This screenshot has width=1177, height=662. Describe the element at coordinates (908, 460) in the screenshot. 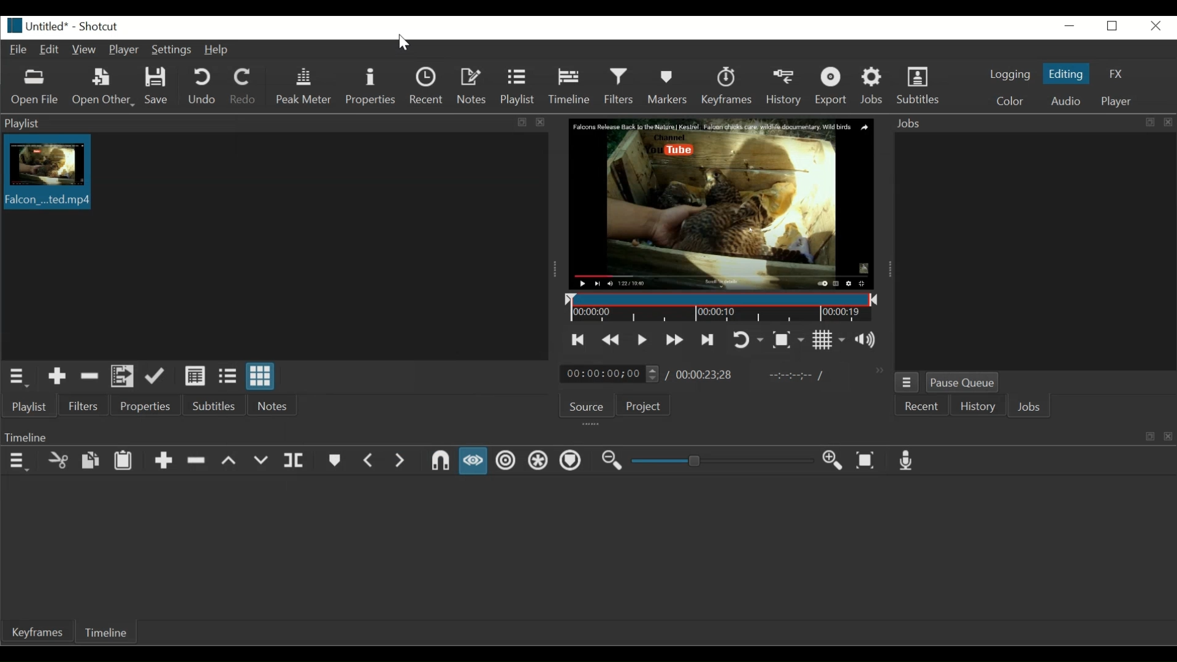

I see `Record audio` at that location.